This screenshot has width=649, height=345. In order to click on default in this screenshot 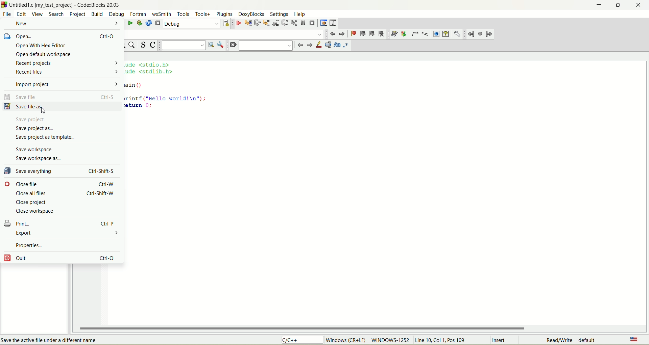, I will do `click(589, 340)`.